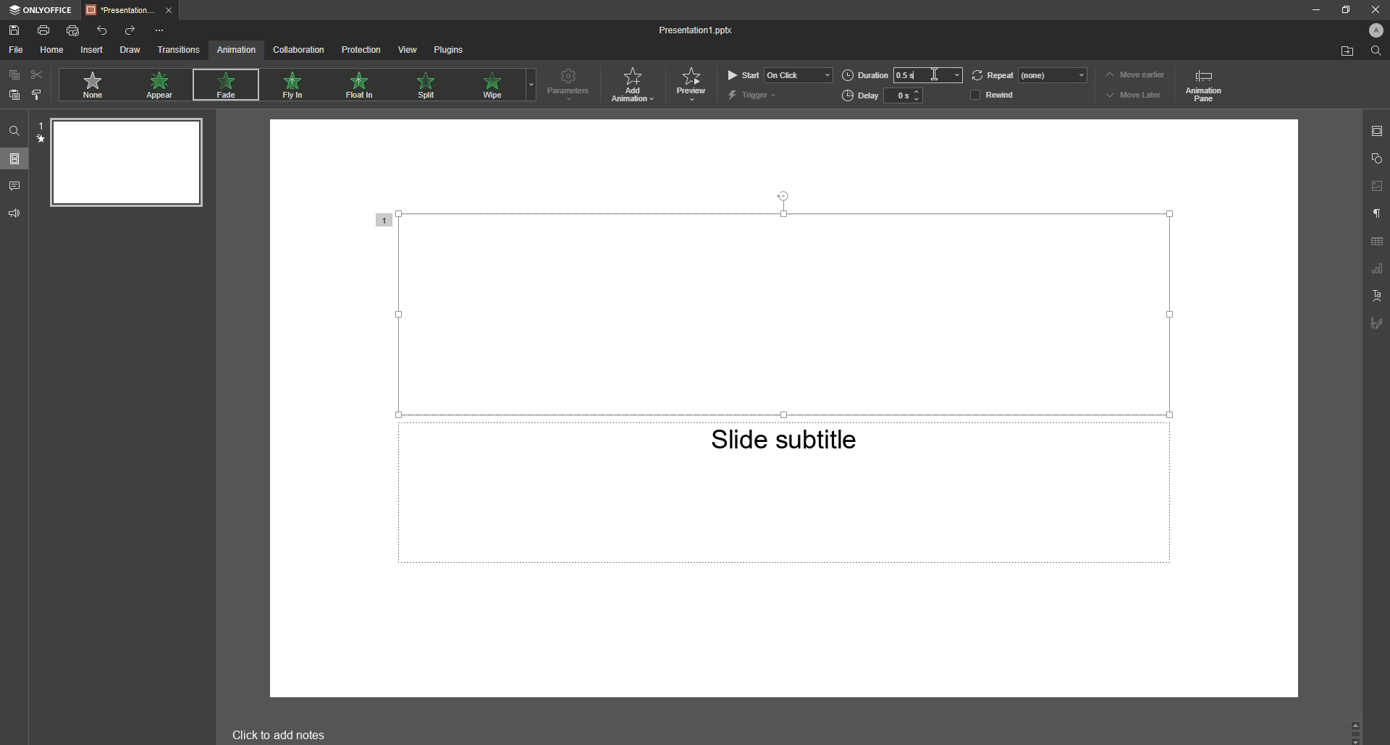 The width and height of the screenshot is (1390, 745). I want to click on Close, so click(1376, 9).